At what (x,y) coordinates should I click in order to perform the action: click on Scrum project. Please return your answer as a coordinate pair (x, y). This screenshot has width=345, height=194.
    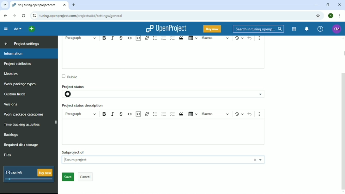
    Looking at the image, I should click on (77, 160).